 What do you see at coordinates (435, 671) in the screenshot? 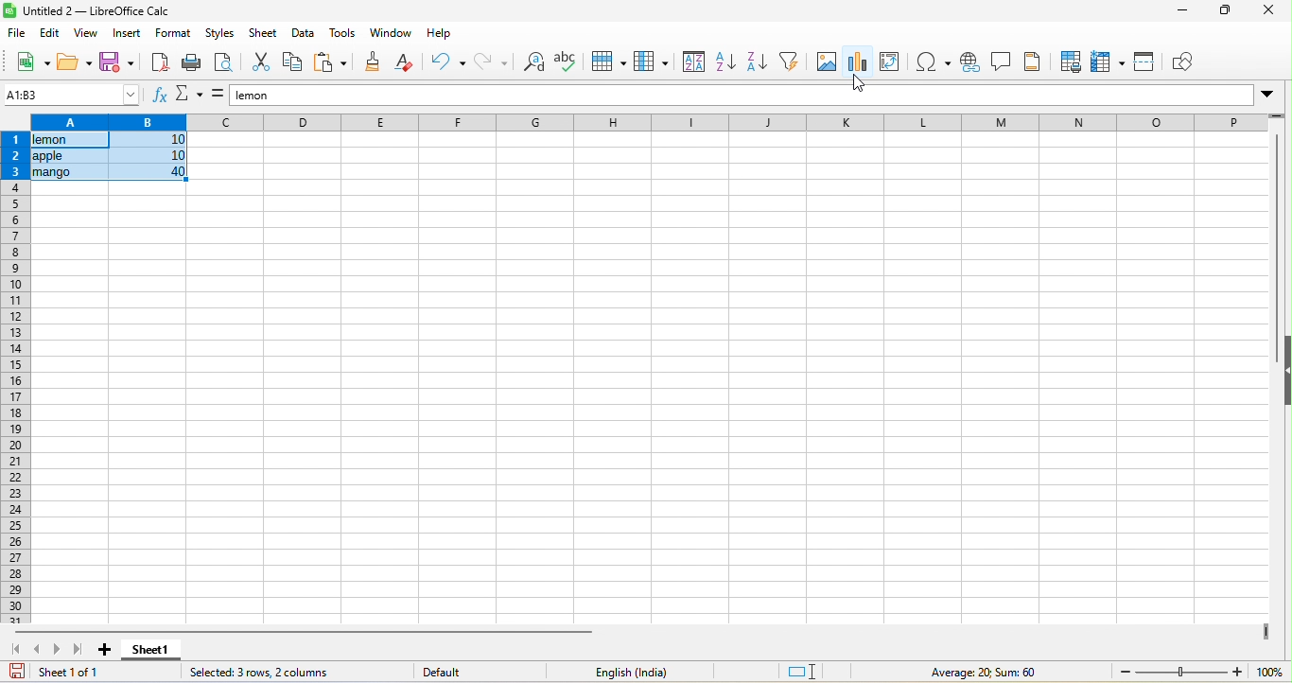
I see `default` at bounding box center [435, 671].